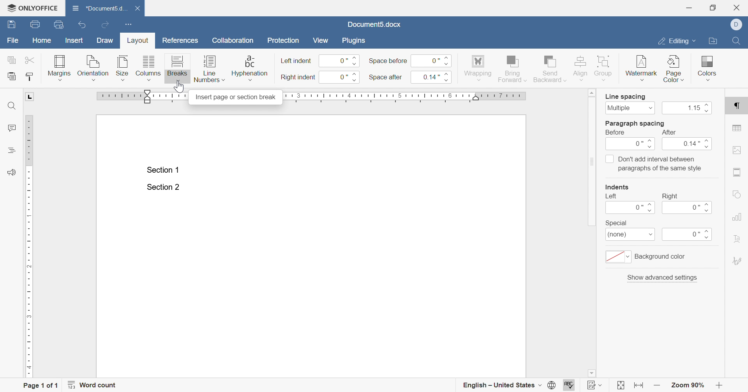 The height and width of the screenshot is (392, 748). What do you see at coordinates (737, 24) in the screenshot?
I see `Dell` at bounding box center [737, 24].